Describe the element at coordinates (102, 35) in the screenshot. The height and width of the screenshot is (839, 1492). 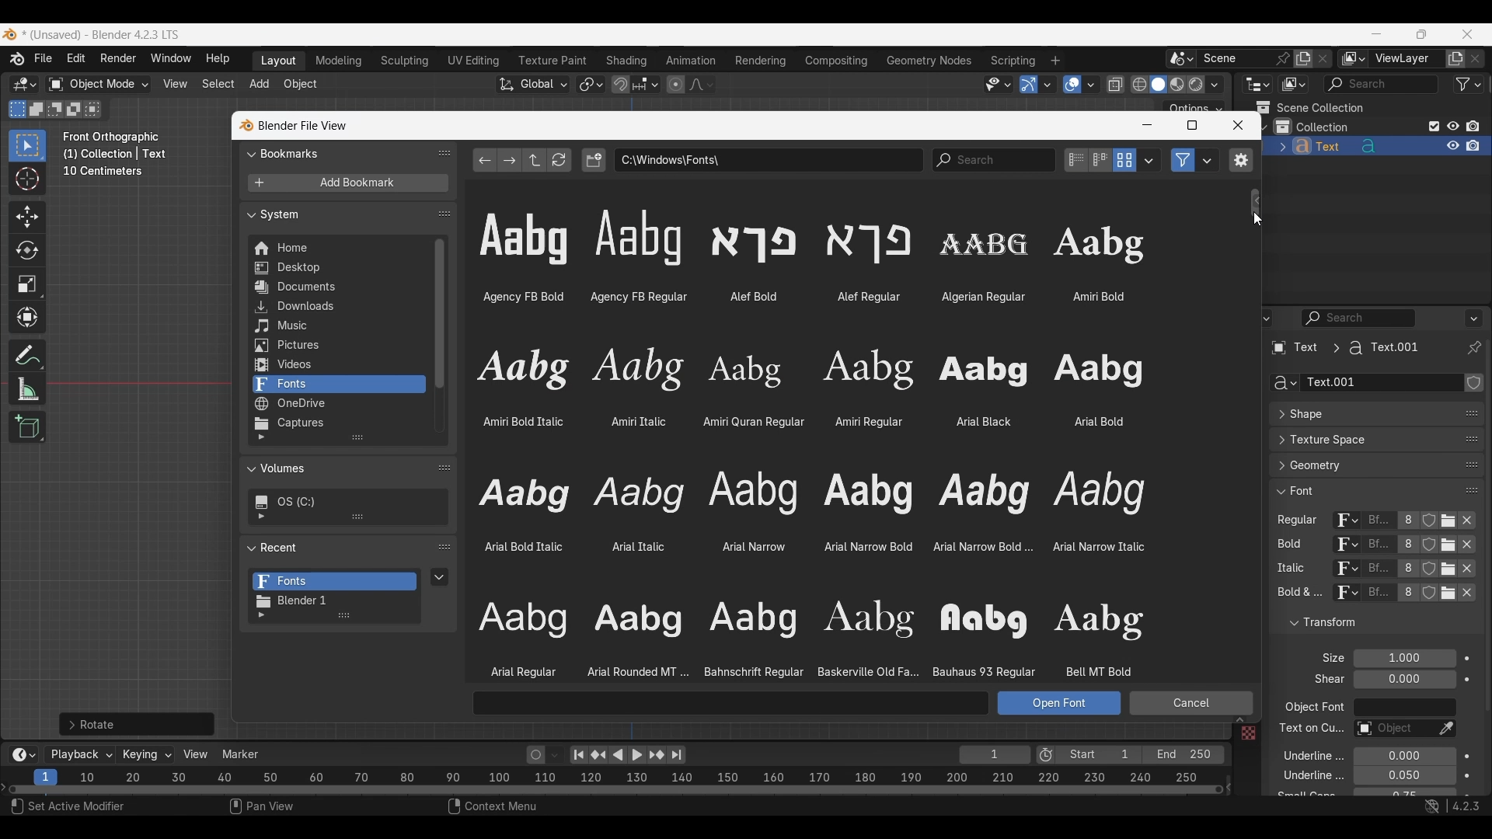
I see `Project and software name` at that location.